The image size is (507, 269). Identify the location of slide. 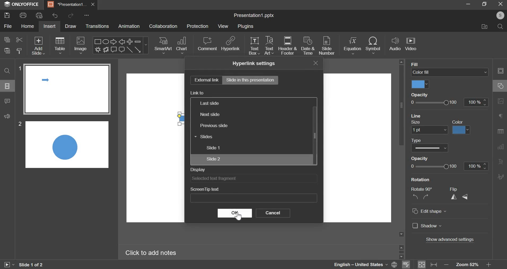
(7, 86).